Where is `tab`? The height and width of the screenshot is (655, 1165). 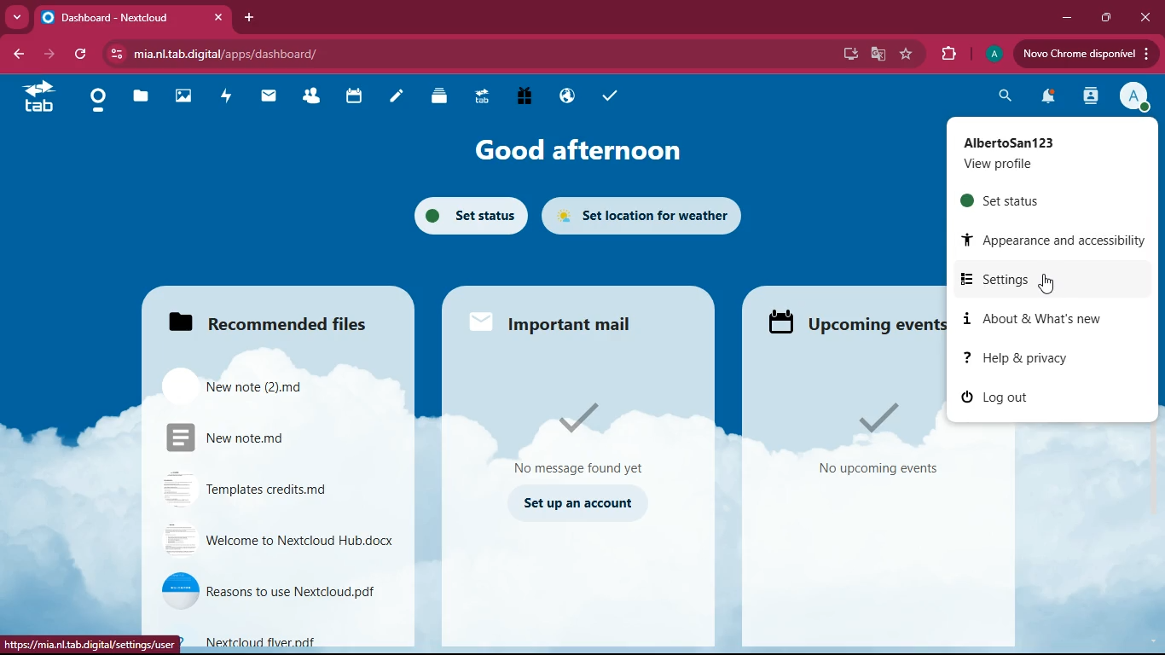 tab is located at coordinates (131, 15).